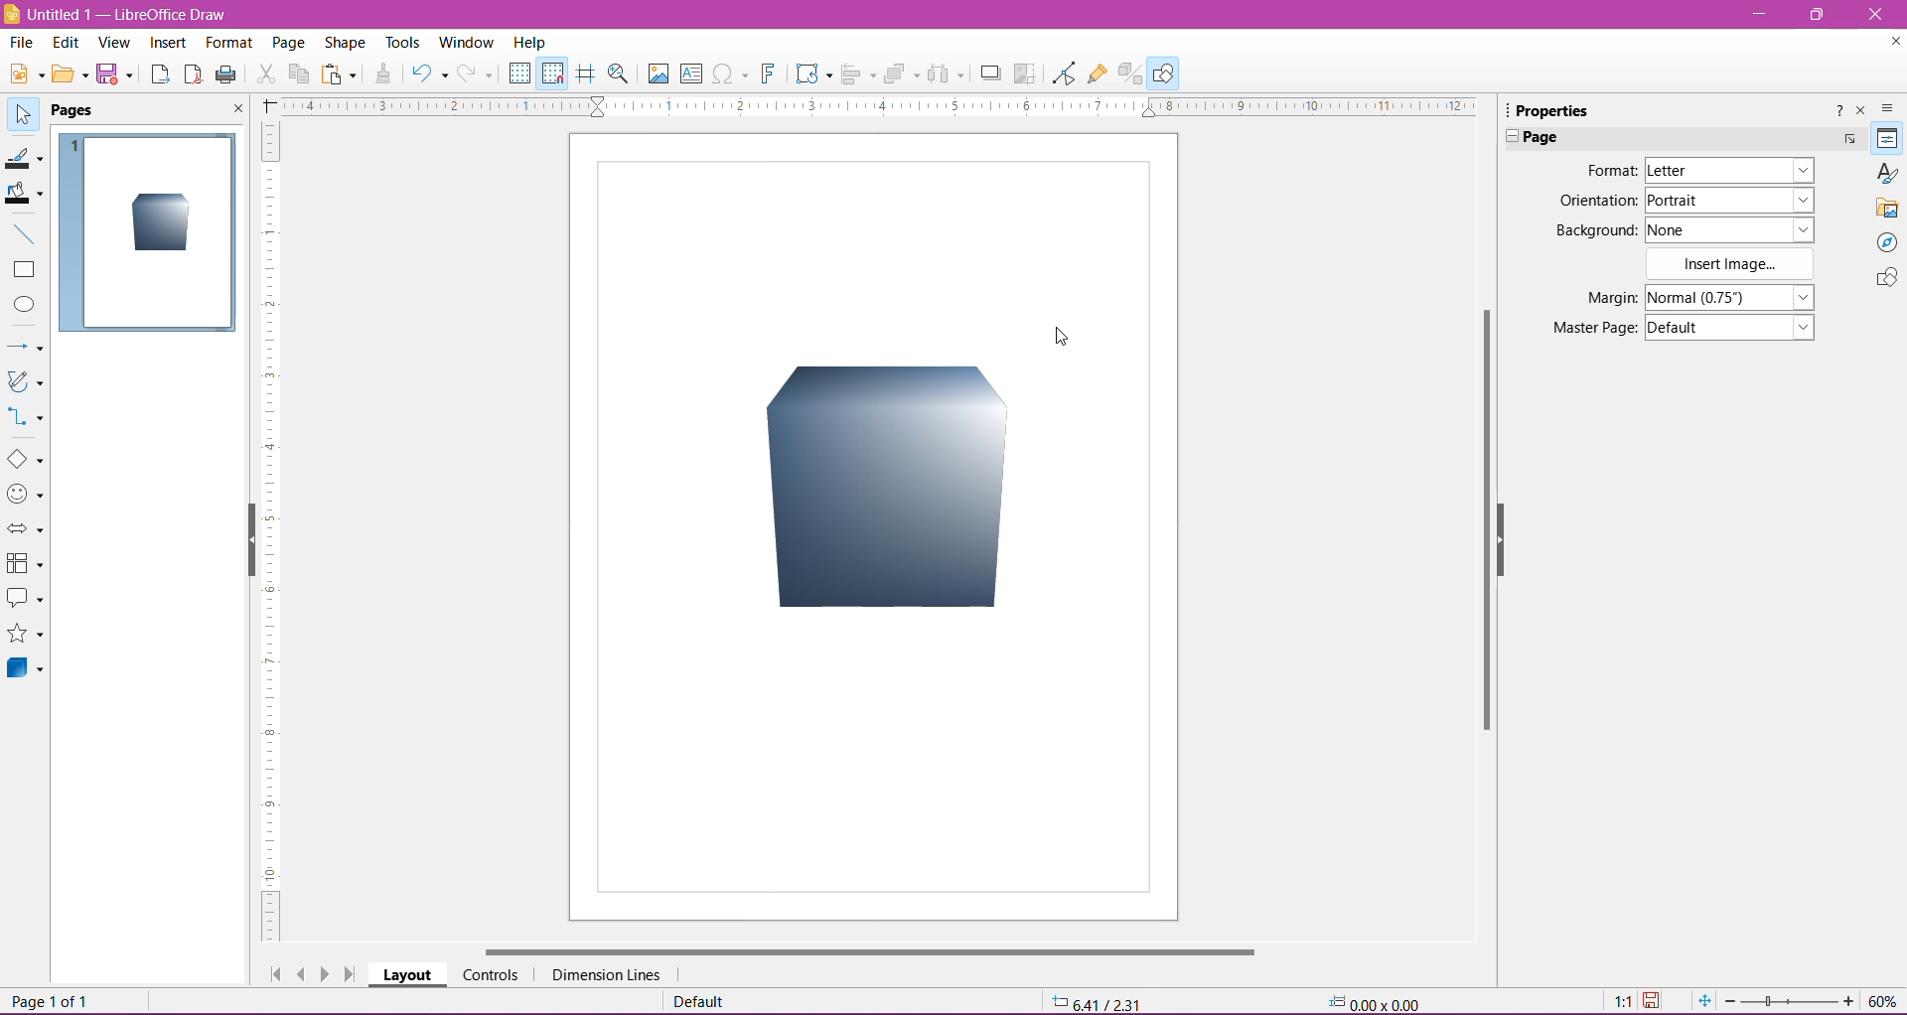  I want to click on Export, so click(160, 75).